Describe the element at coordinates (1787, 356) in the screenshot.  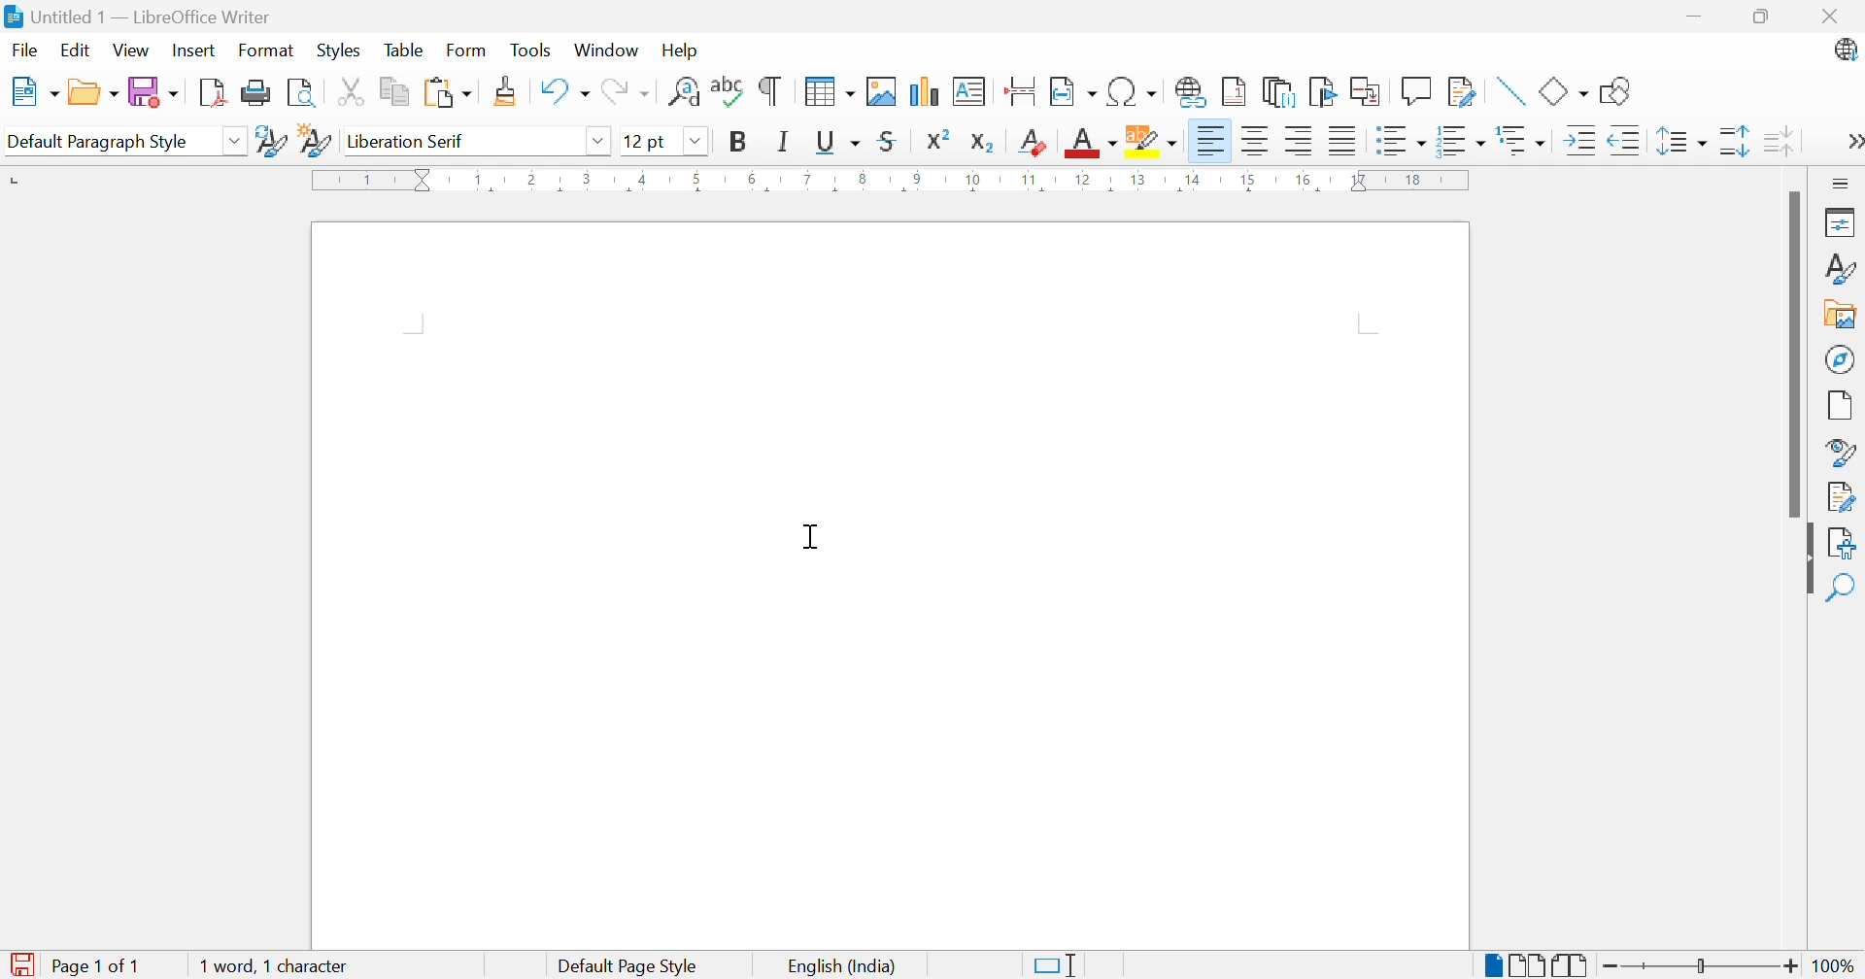
I see `Scroll bar` at that location.